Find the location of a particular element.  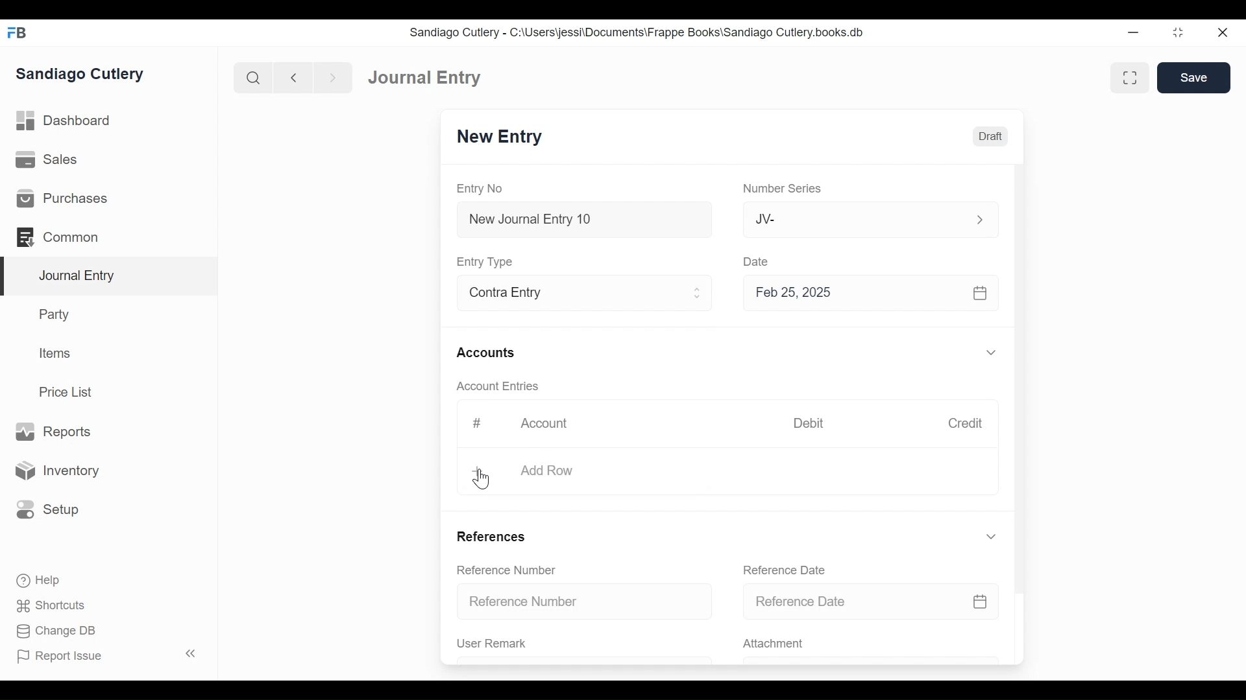

JV- is located at coordinates (854, 219).